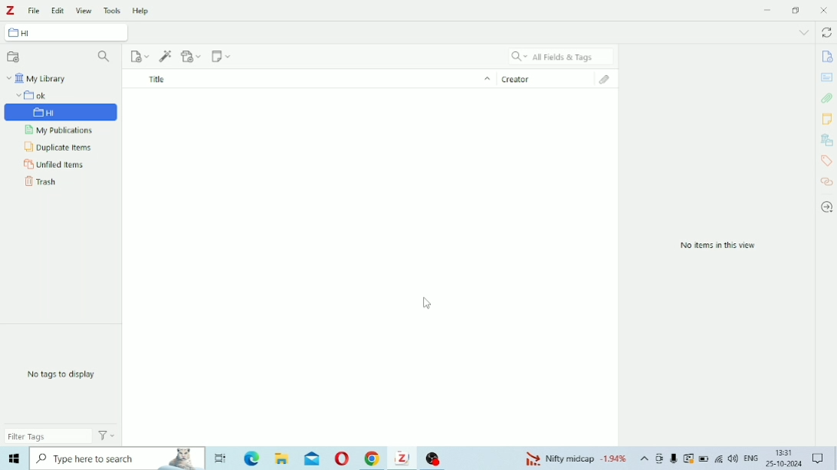 The image size is (837, 470). Describe the element at coordinates (34, 11) in the screenshot. I see `File` at that location.